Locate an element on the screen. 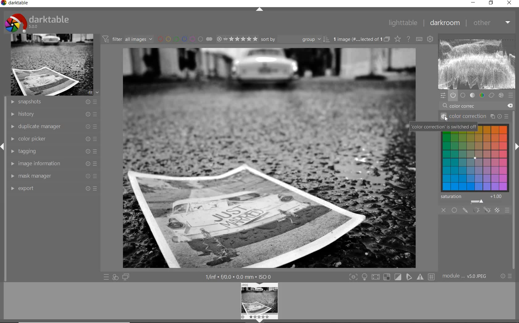 This screenshot has height=323, width=519. filter images  is located at coordinates (128, 39).